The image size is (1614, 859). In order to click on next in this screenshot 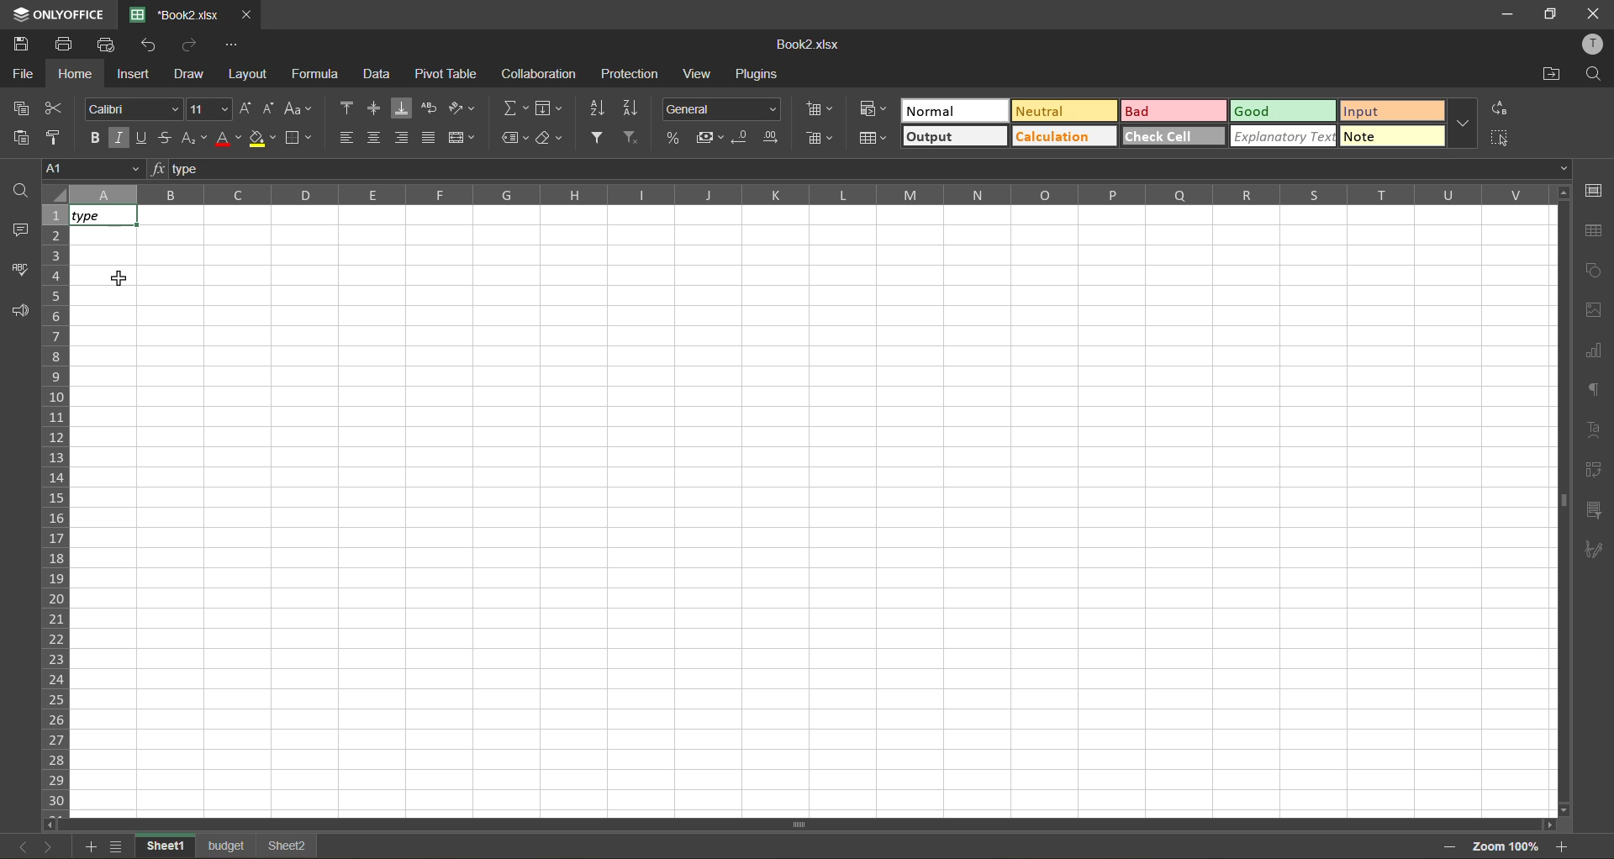, I will do `click(45, 846)`.